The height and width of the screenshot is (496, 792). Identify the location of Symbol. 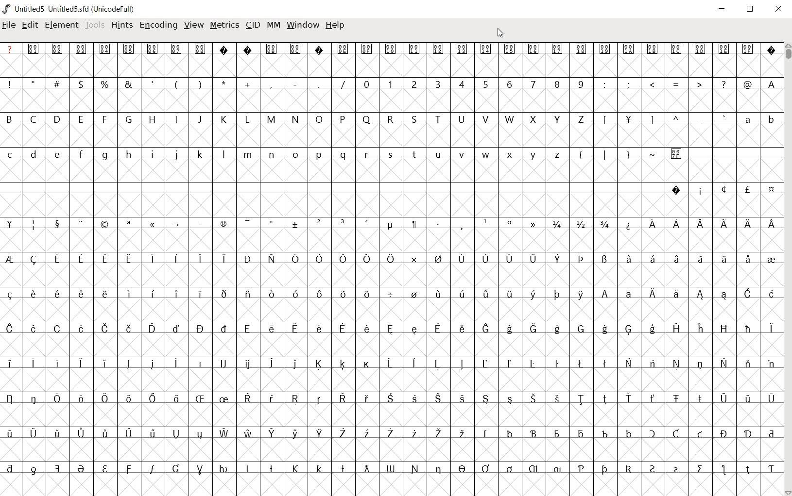
(274, 398).